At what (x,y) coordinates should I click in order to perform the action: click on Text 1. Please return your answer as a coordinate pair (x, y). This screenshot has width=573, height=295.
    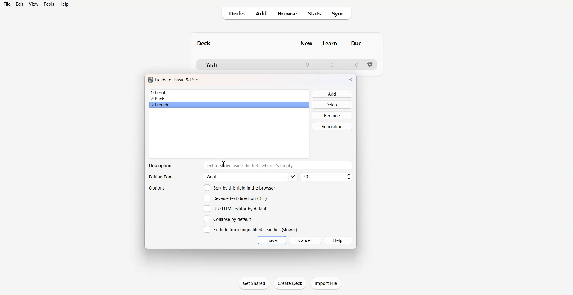
    Looking at the image, I should click on (204, 43).